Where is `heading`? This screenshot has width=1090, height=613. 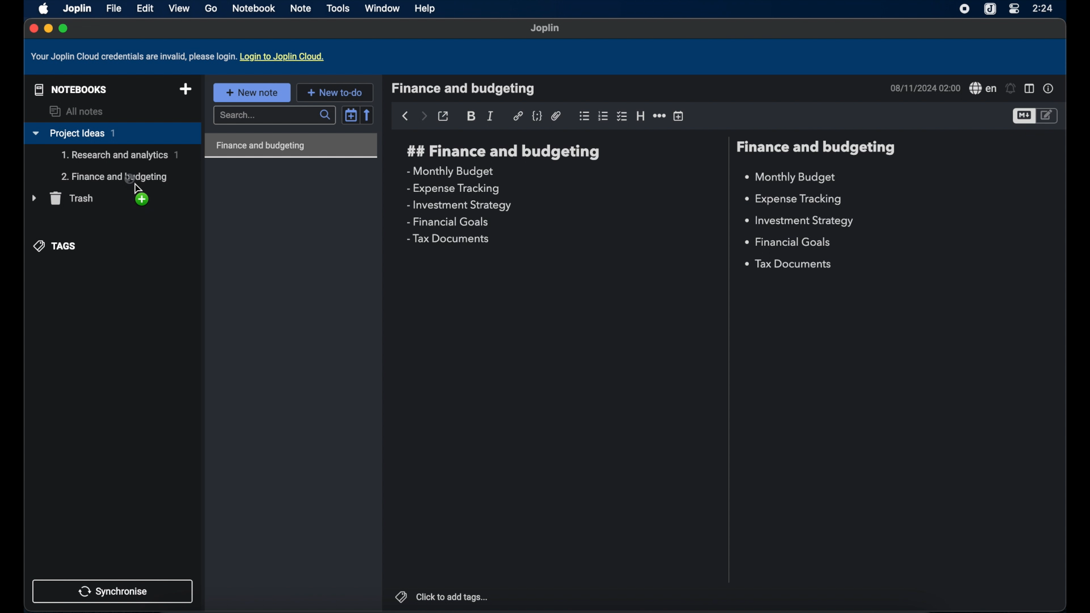 heading is located at coordinates (640, 116).